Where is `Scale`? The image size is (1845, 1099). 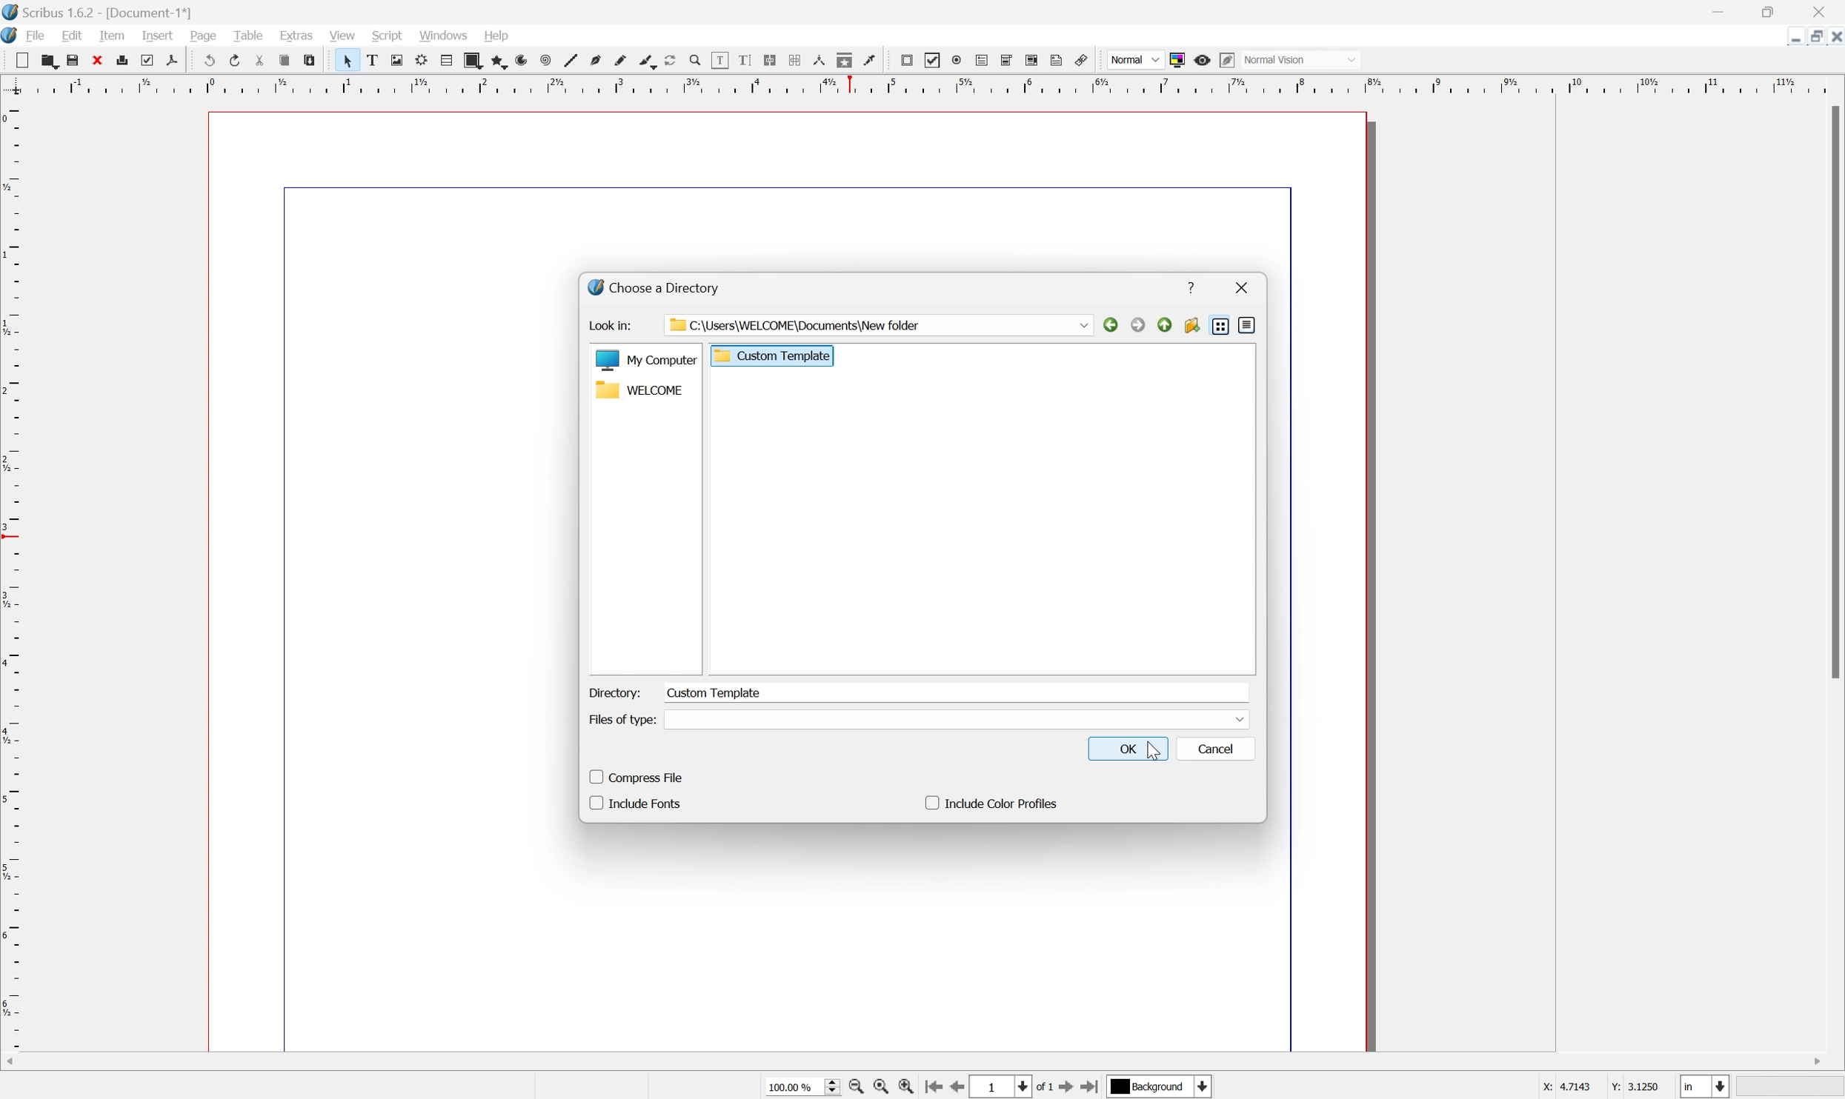
Scale is located at coordinates (925, 84).